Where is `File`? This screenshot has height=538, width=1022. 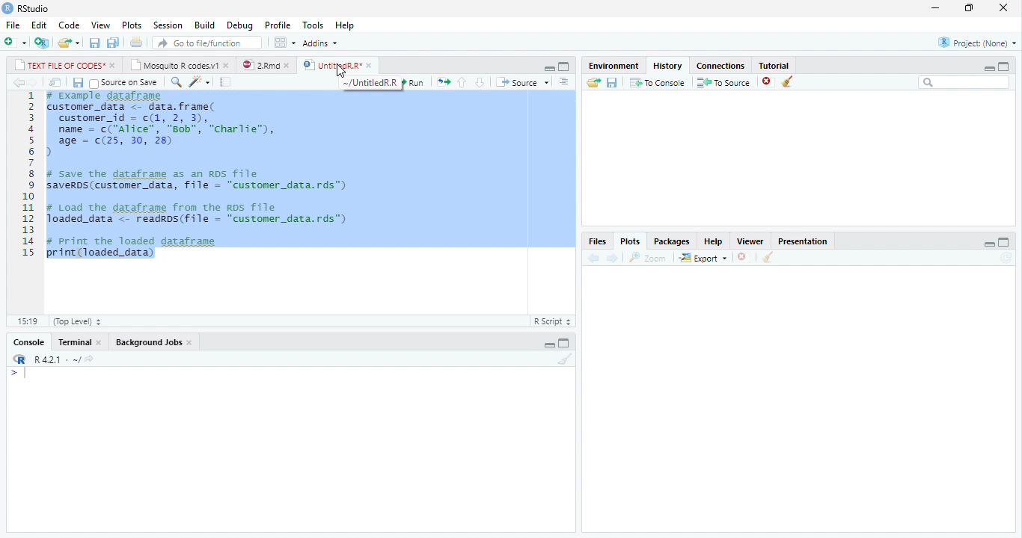 File is located at coordinates (13, 25).